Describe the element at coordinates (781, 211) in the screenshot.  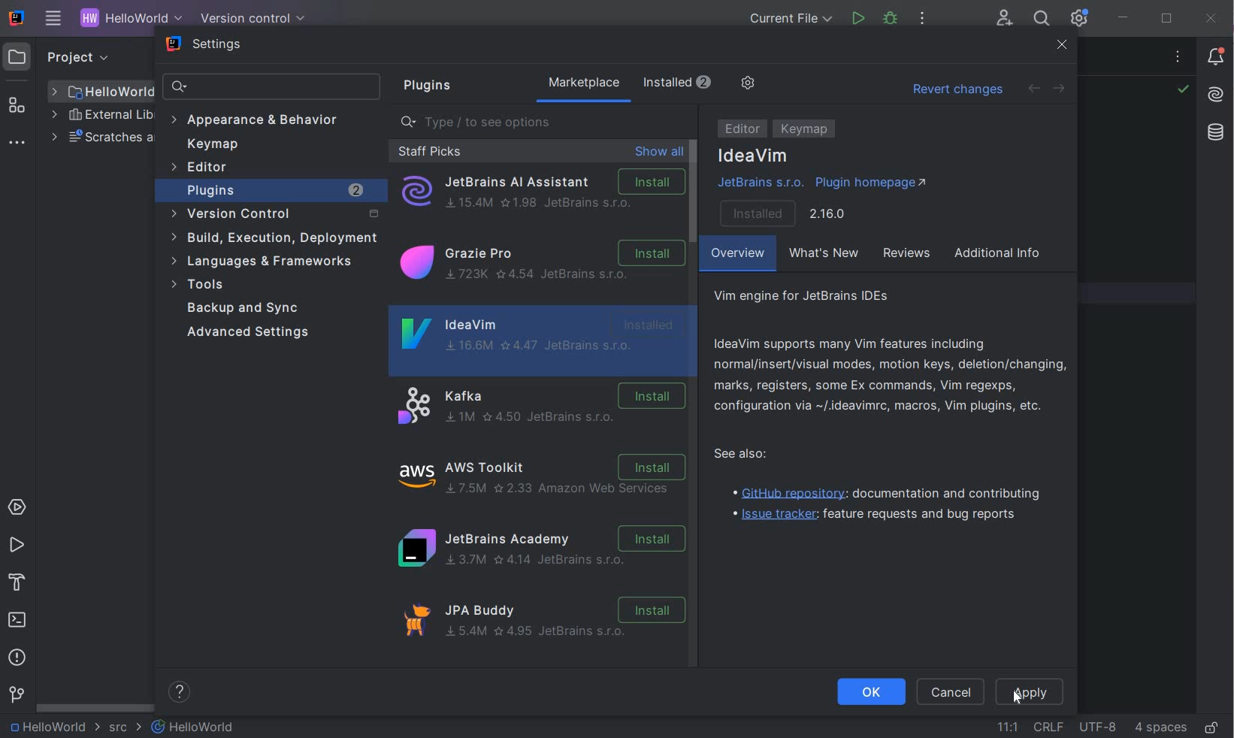
I see `Install` at that location.